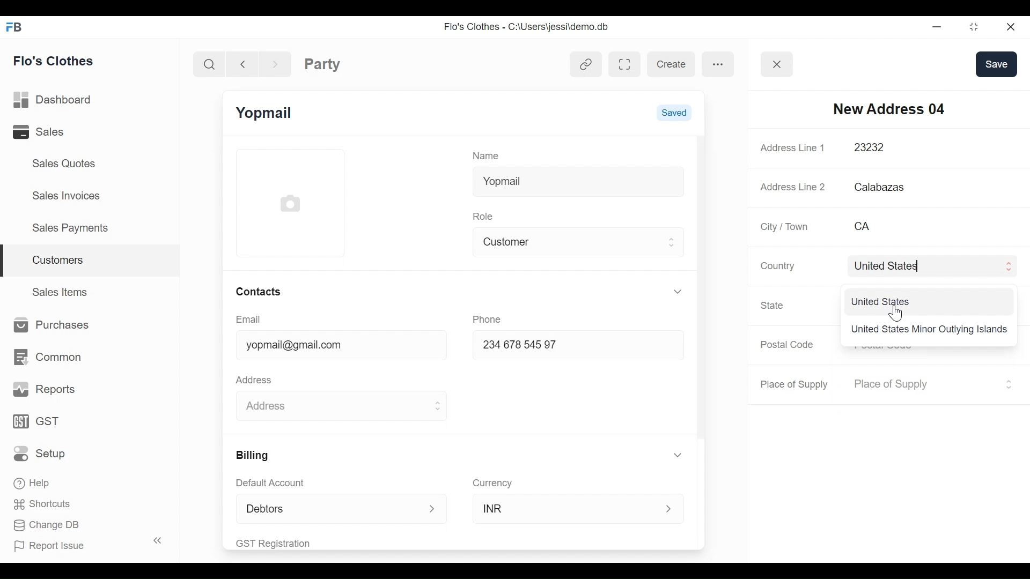 This screenshot has width=1030, height=579. Describe the element at coordinates (332, 346) in the screenshot. I see `yopmail@gmail.com` at that location.